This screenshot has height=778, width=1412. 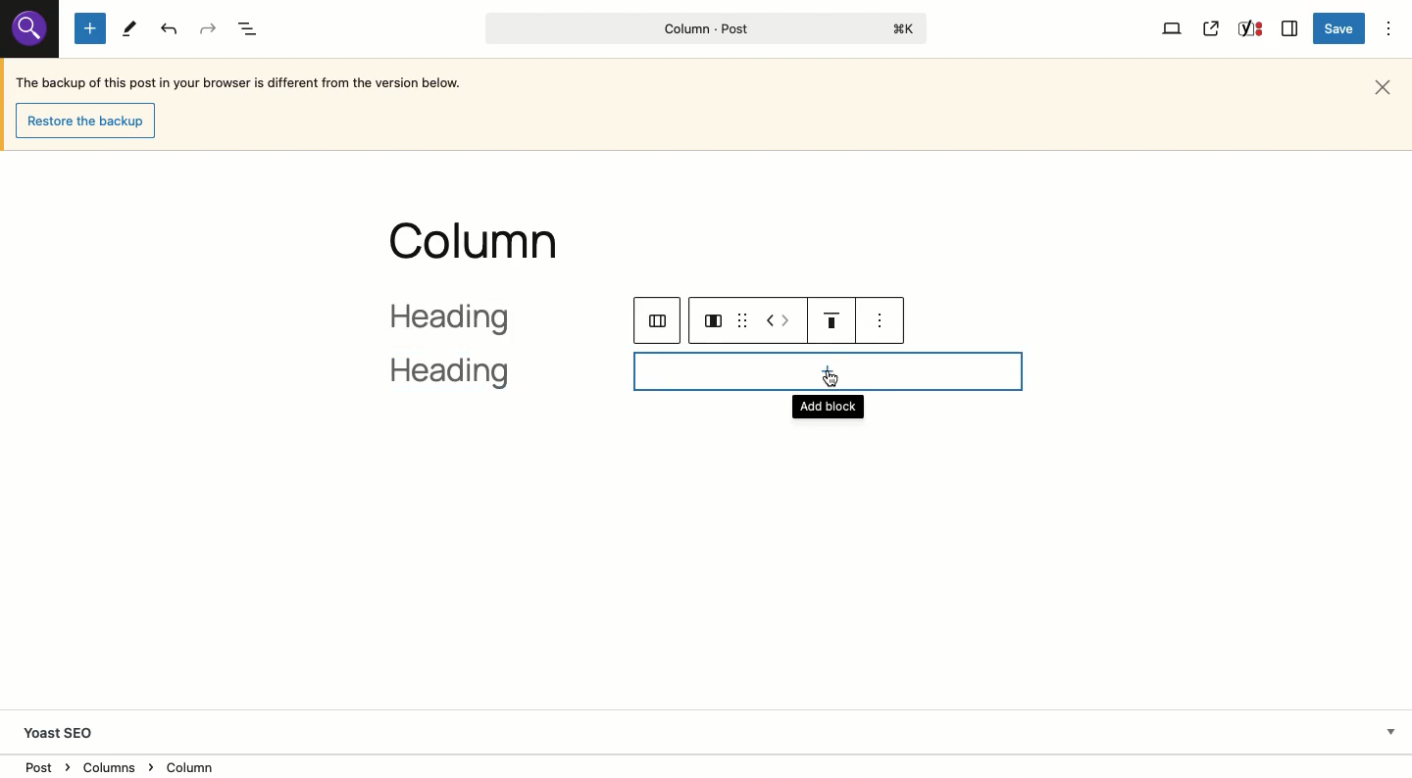 I want to click on Close, so click(x=1387, y=85).